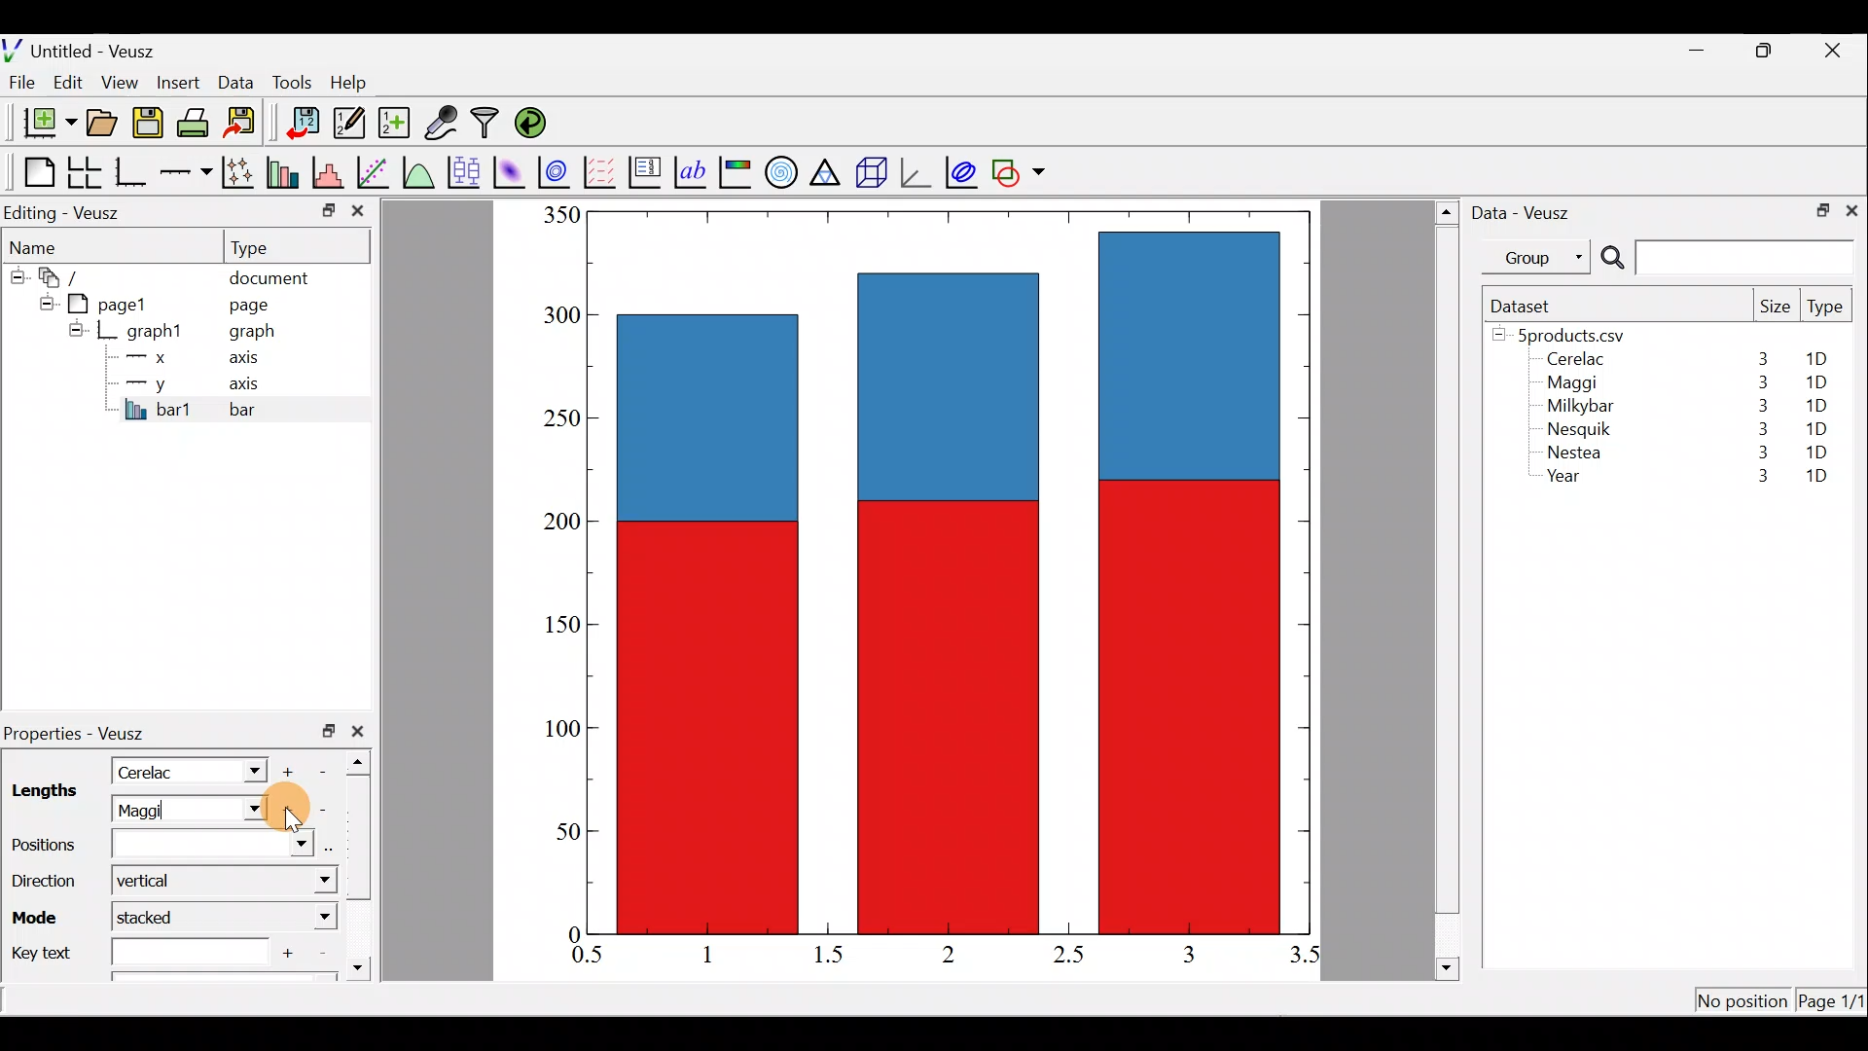 This screenshot has width=1868, height=1051. Describe the element at coordinates (1759, 406) in the screenshot. I see `3` at that location.